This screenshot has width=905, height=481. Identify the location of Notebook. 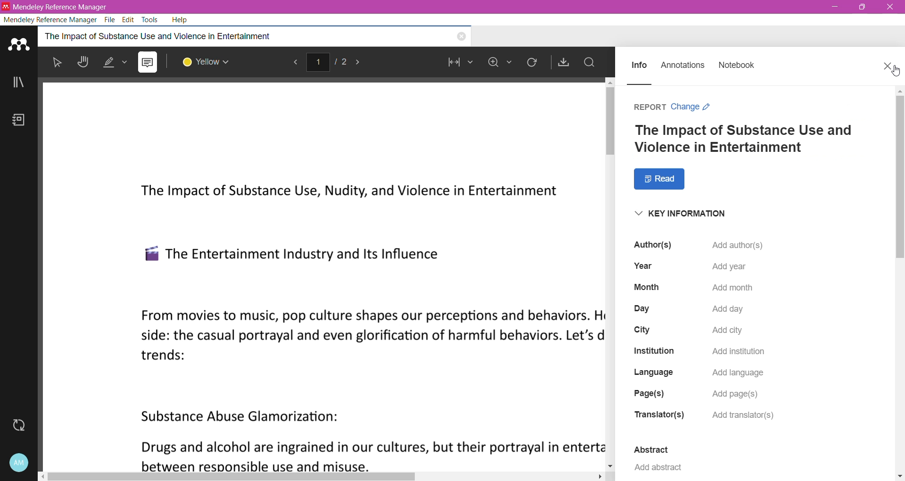
(738, 64).